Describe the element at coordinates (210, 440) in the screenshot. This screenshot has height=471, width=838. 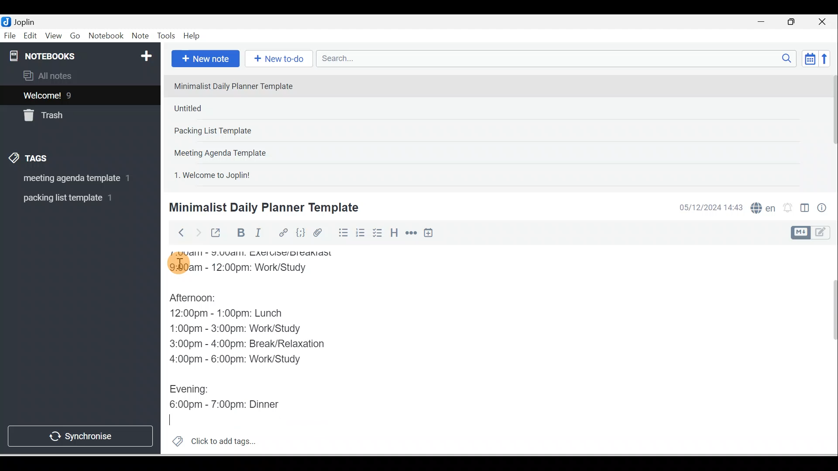
I see `Click to add tags` at that location.